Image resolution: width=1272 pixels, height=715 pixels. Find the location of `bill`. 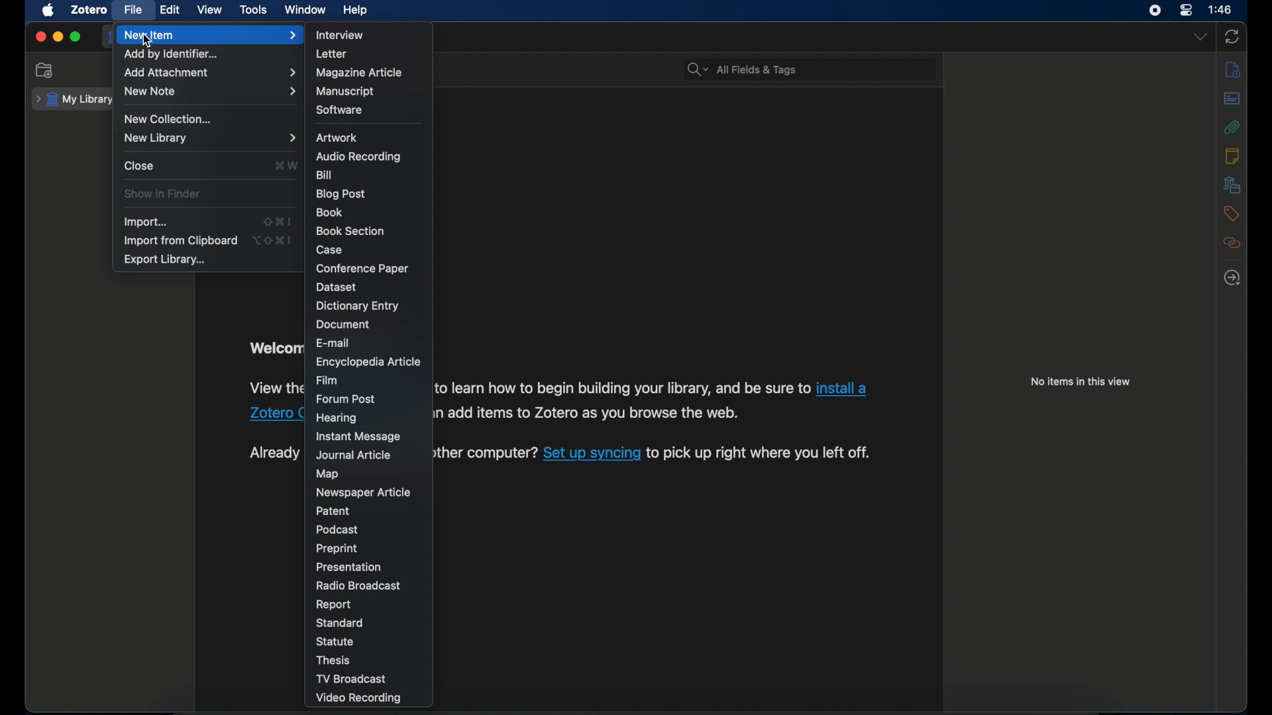

bill is located at coordinates (325, 175).